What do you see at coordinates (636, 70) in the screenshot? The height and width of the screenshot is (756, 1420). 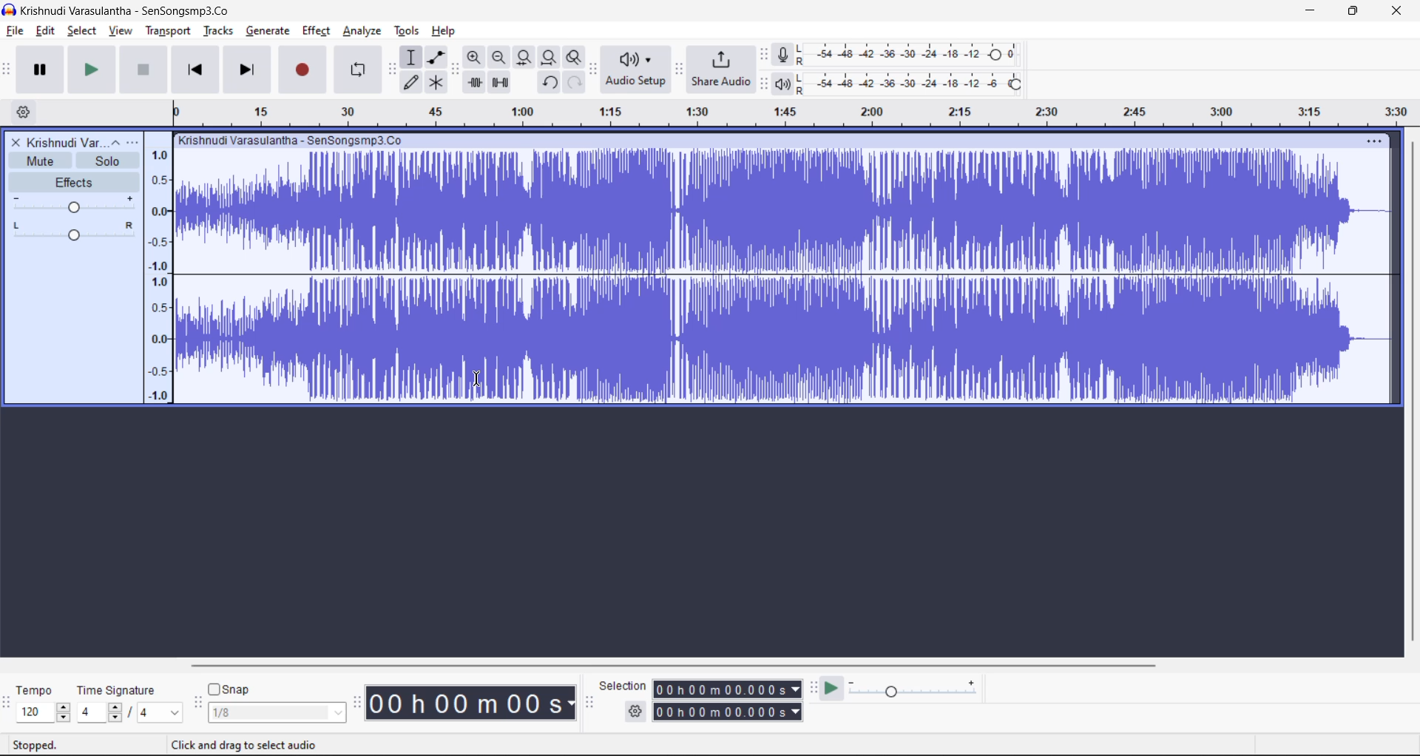 I see `audio setup` at bounding box center [636, 70].